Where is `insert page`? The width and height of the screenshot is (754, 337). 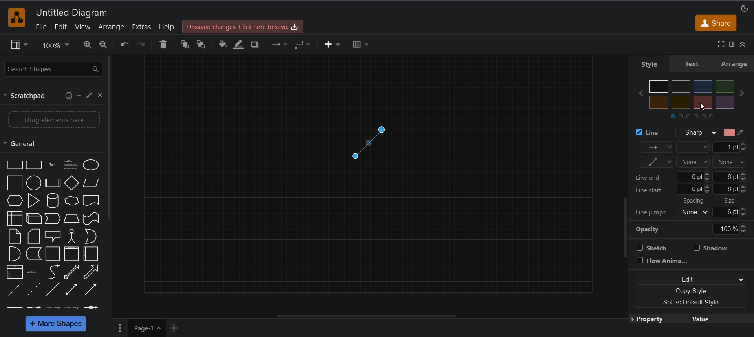 insert page is located at coordinates (175, 328).